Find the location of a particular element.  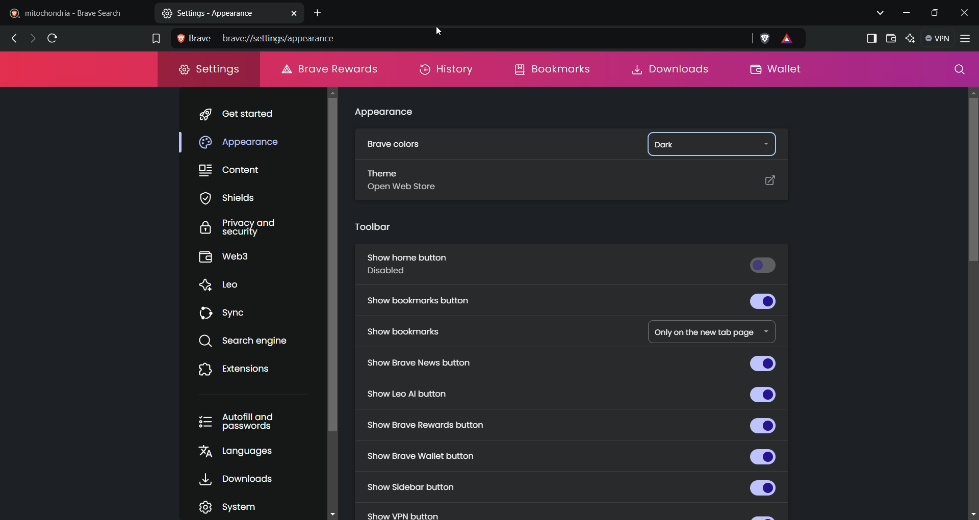

VPN is located at coordinates (937, 38).